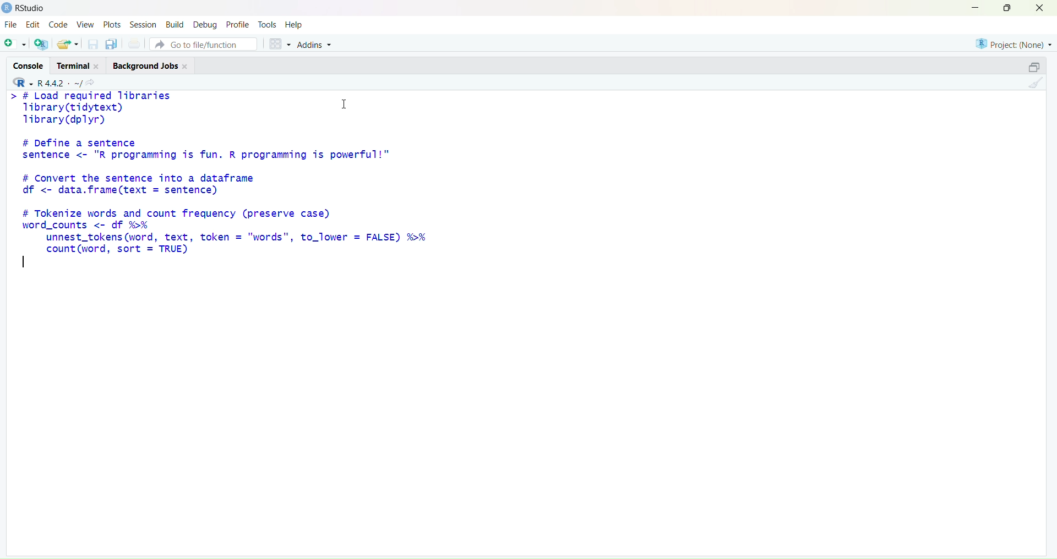  I want to click on new script, so click(16, 44).